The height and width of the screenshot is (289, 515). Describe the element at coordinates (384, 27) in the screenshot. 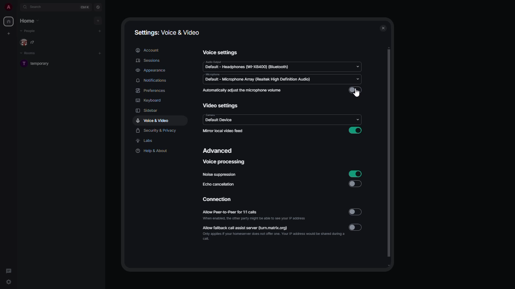

I see `close` at that location.